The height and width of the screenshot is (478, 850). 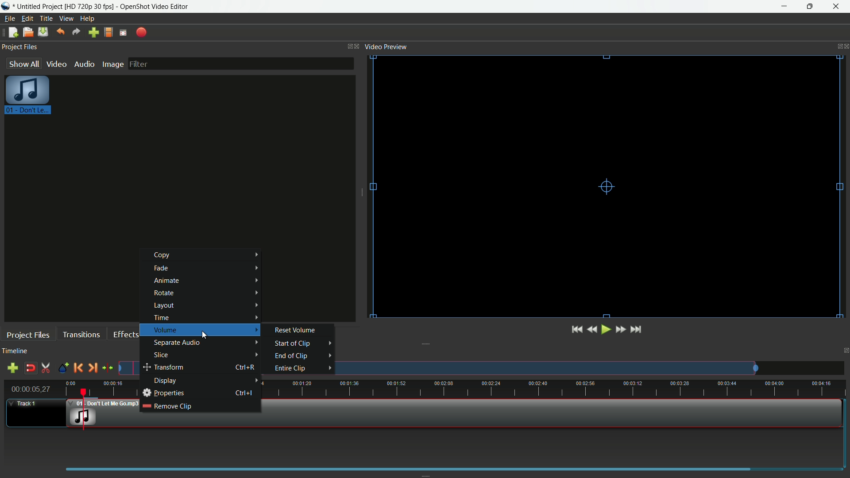 What do you see at coordinates (107, 368) in the screenshot?
I see `center the timeline on the playhead` at bounding box center [107, 368].